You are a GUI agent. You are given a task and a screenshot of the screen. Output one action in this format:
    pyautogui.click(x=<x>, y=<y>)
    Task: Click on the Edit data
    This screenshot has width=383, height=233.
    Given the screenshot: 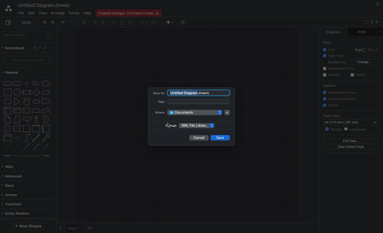 What is the action you would take?
    pyautogui.click(x=352, y=140)
    